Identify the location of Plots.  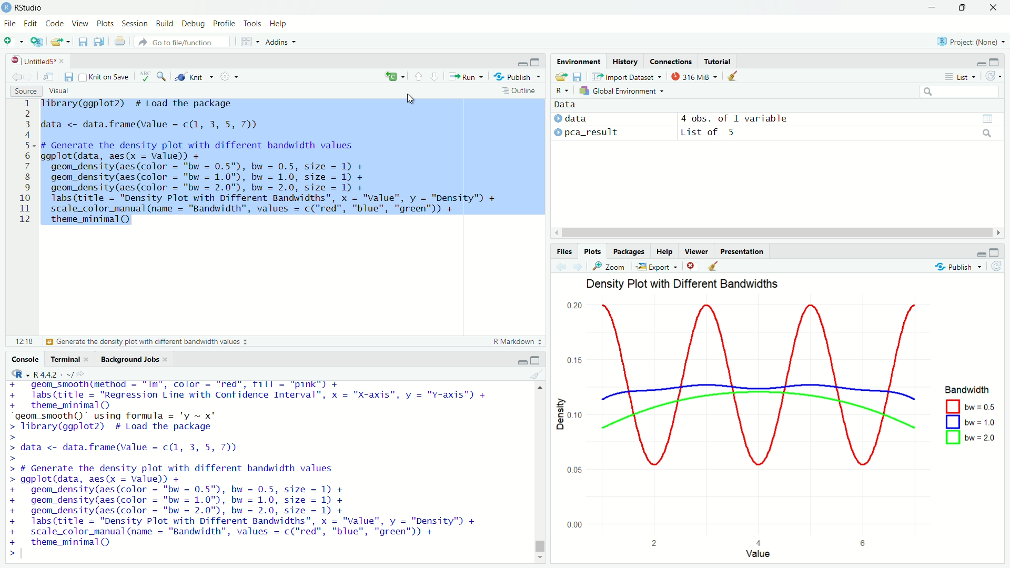
(592, 251).